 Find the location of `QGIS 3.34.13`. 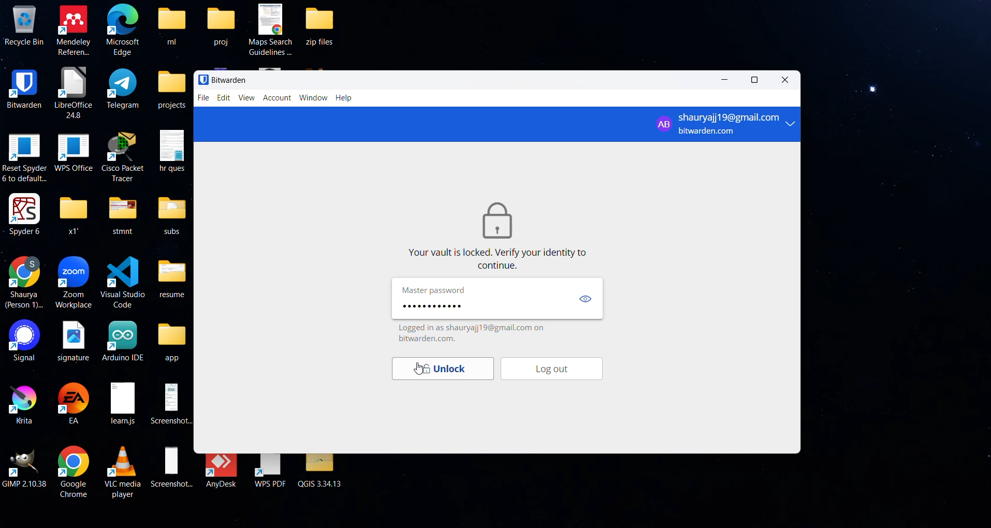

QGIS 3.34.13 is located at coordinates (322, 472).